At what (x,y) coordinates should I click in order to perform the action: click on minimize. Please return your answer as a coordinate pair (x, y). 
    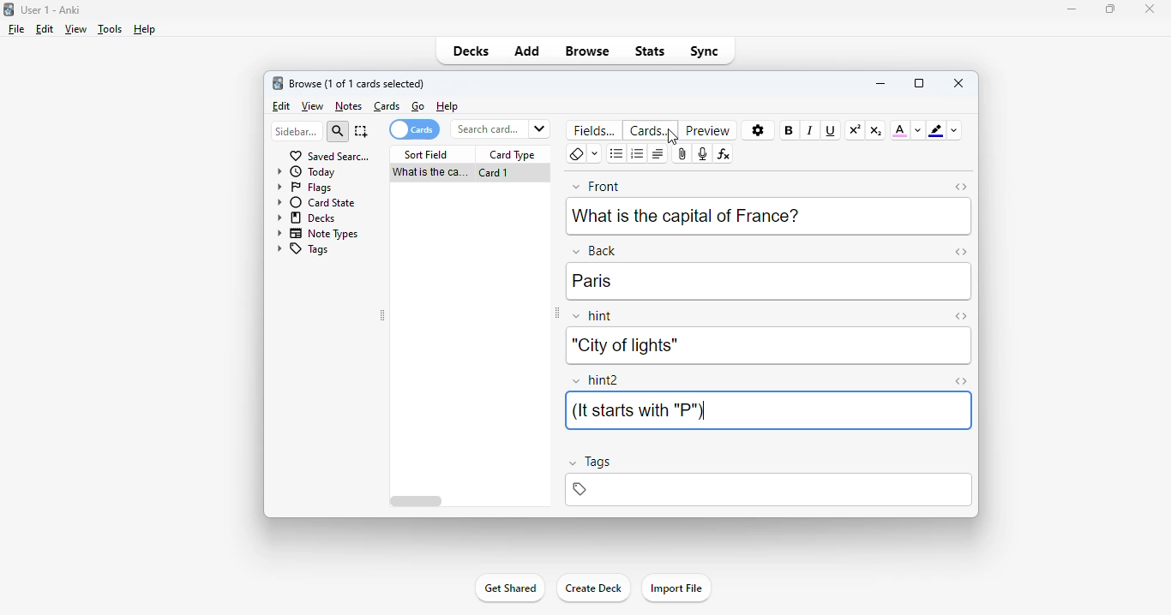
    Looking at the image, I should click on (880, 82).